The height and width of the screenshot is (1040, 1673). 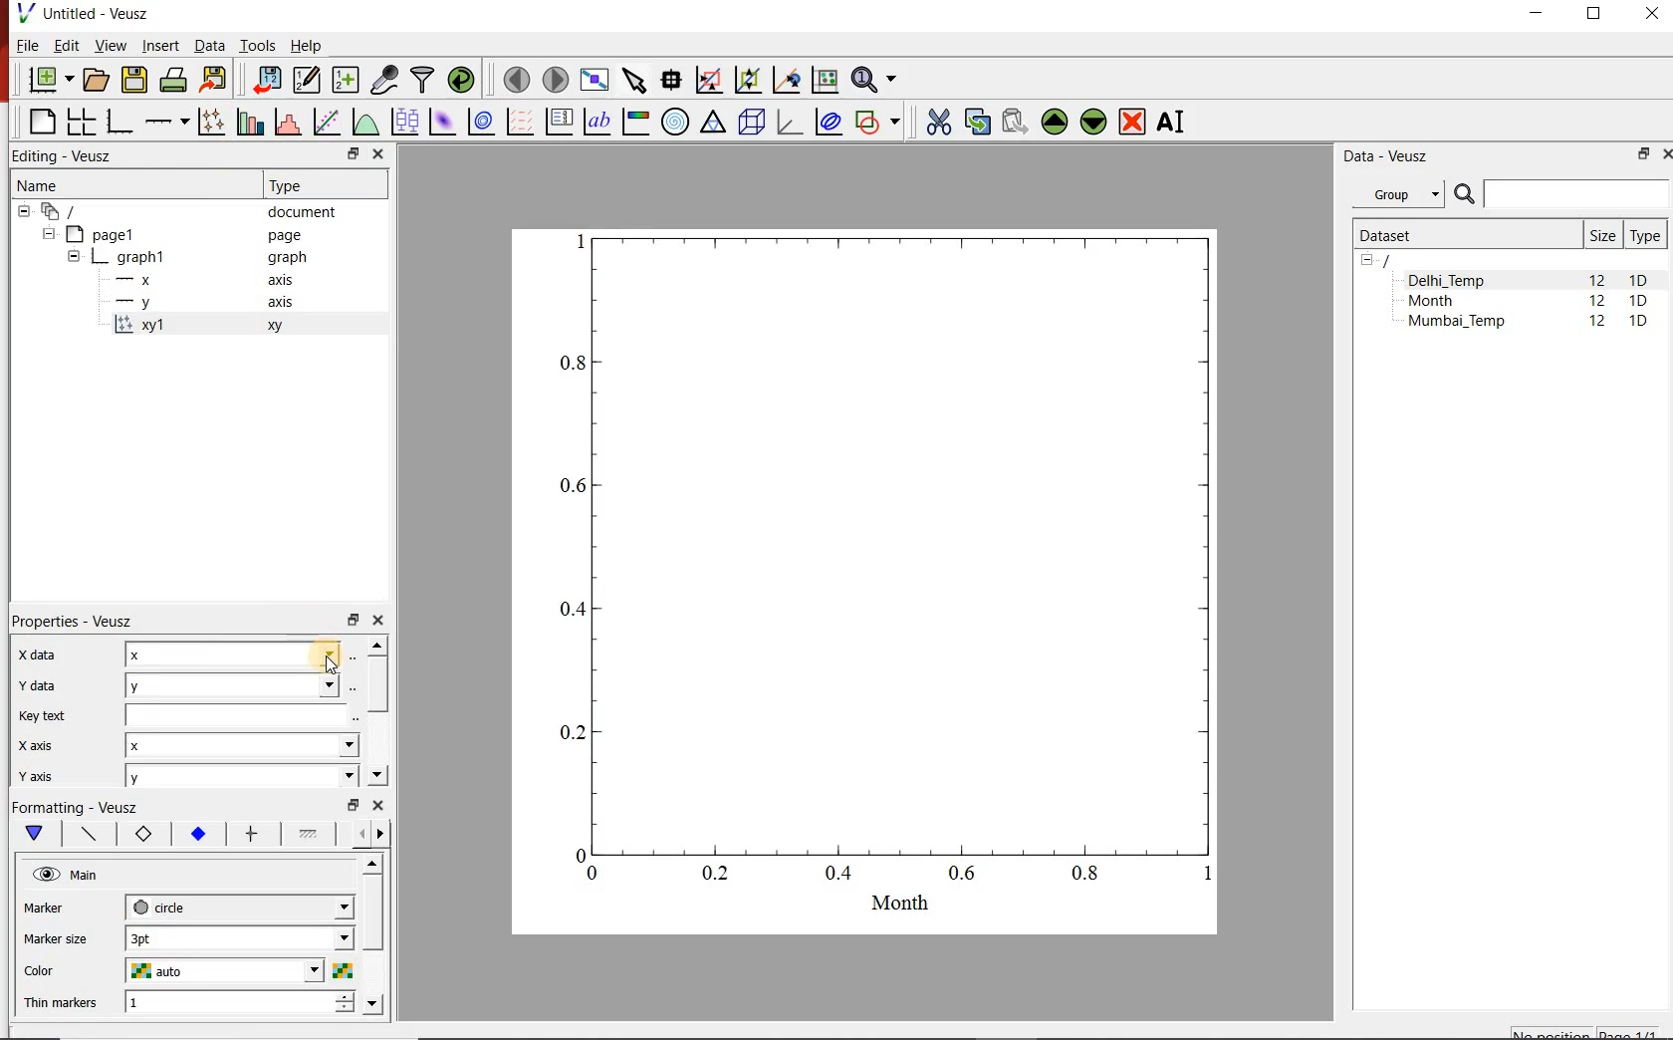 What do you see at coordinates (74, 154) in the screenshot?
I see `Editing - Veusz` at bounding box center [74, 154].